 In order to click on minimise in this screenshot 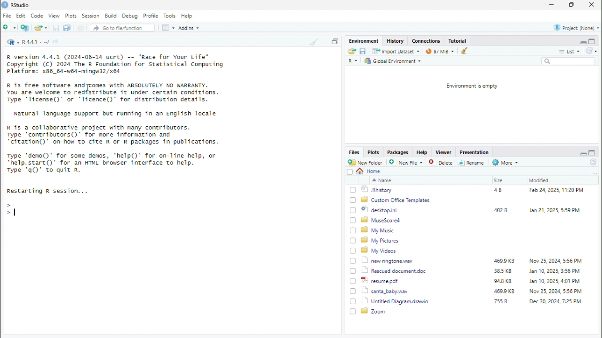, I will do `click(583, 42)`.